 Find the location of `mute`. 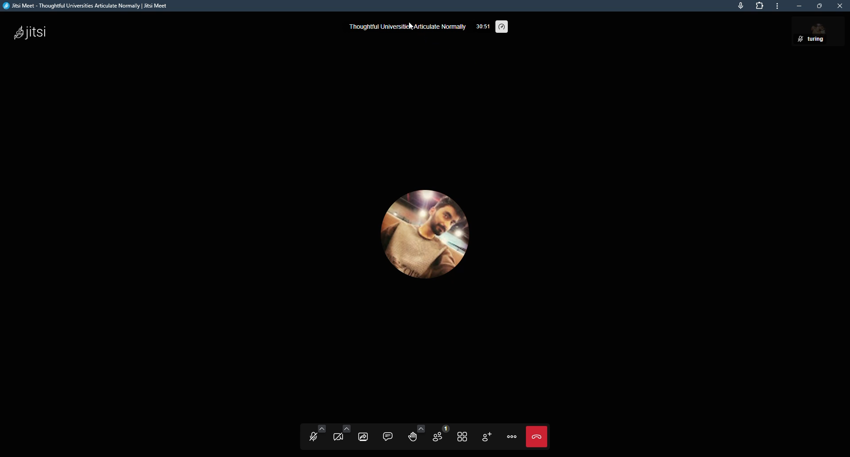

mute is located at coordinates (798, 39).